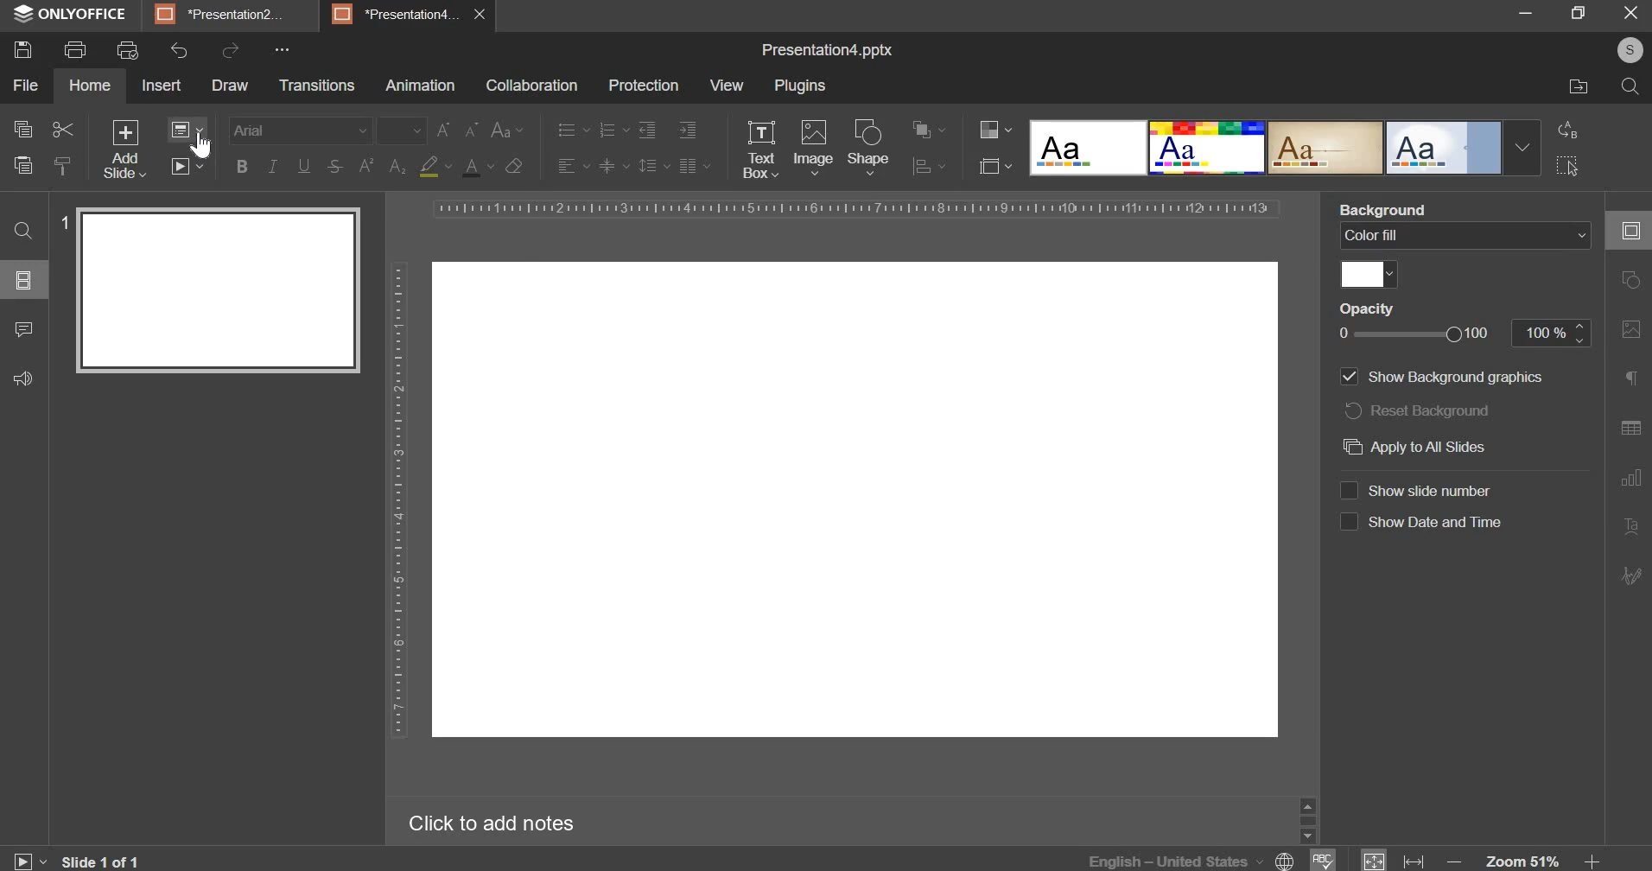 The width and height of the screenshot is (1652, 871). Describe the element at coordinates (63, 163) in the screenshot. I see `copy style` at that location.